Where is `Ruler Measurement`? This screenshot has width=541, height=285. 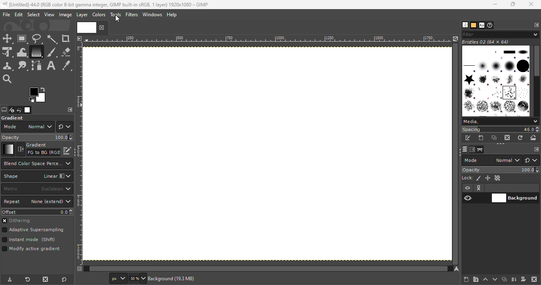 Ruler Measurement is located at coordinates (268, 38).